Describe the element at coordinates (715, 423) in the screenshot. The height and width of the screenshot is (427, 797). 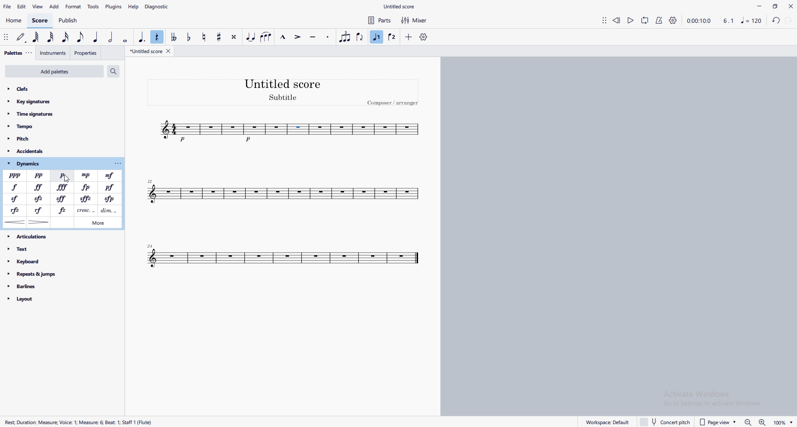
I see `page view` at that location.